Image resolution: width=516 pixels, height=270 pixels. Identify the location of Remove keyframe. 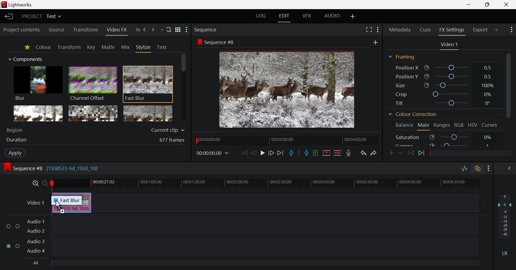
(400, 154).